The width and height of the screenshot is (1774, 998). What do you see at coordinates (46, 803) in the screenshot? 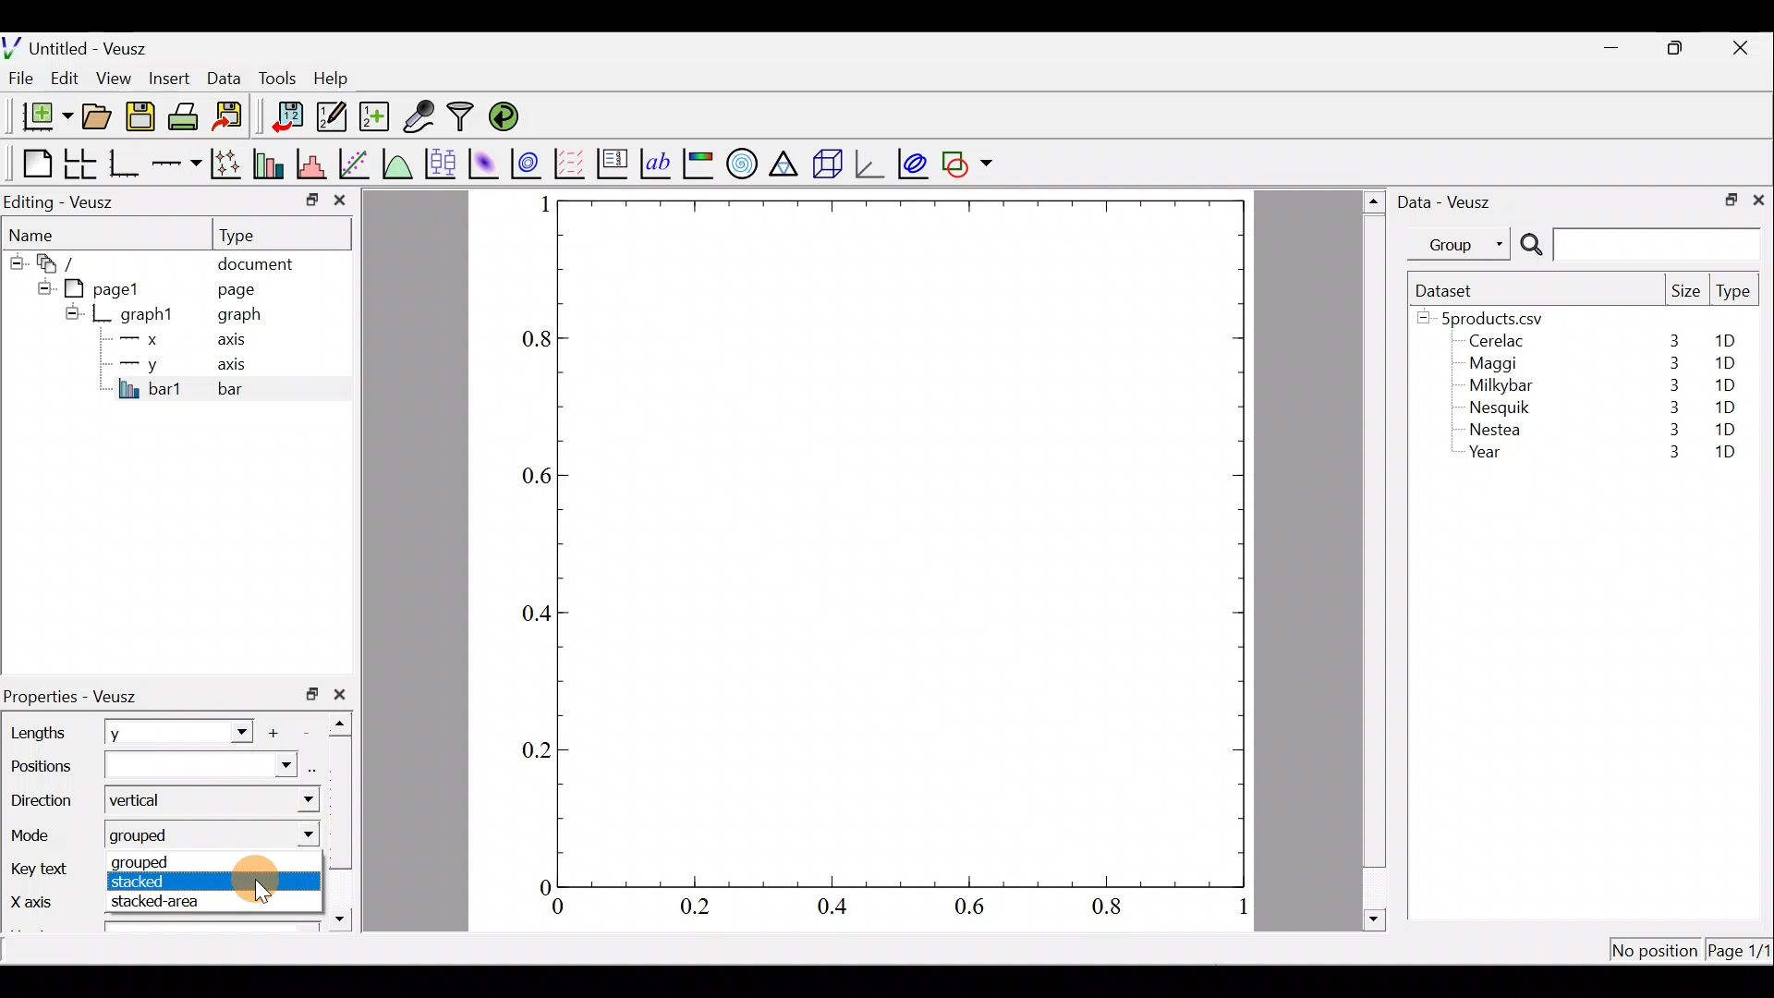
I see `Direction` at bounding box center [46, 803].